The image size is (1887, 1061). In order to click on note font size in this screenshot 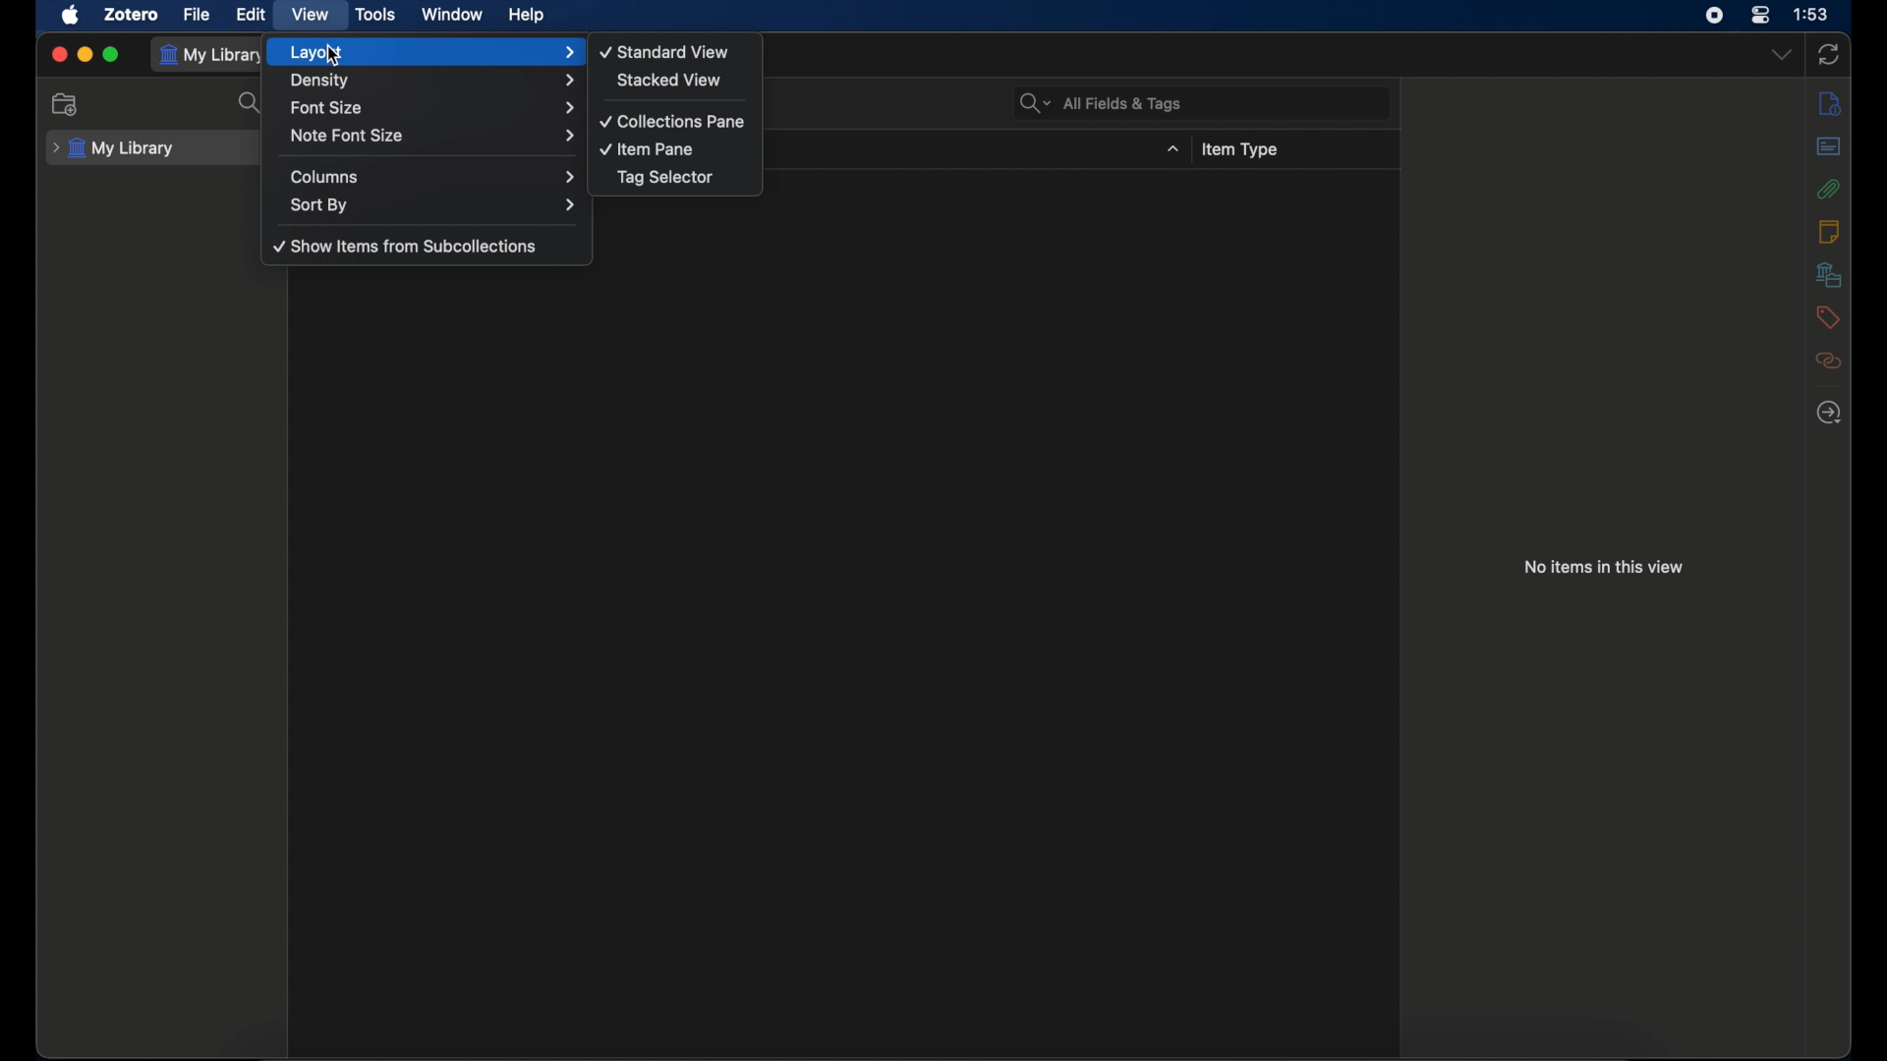, I will do `click(435, 136)`.